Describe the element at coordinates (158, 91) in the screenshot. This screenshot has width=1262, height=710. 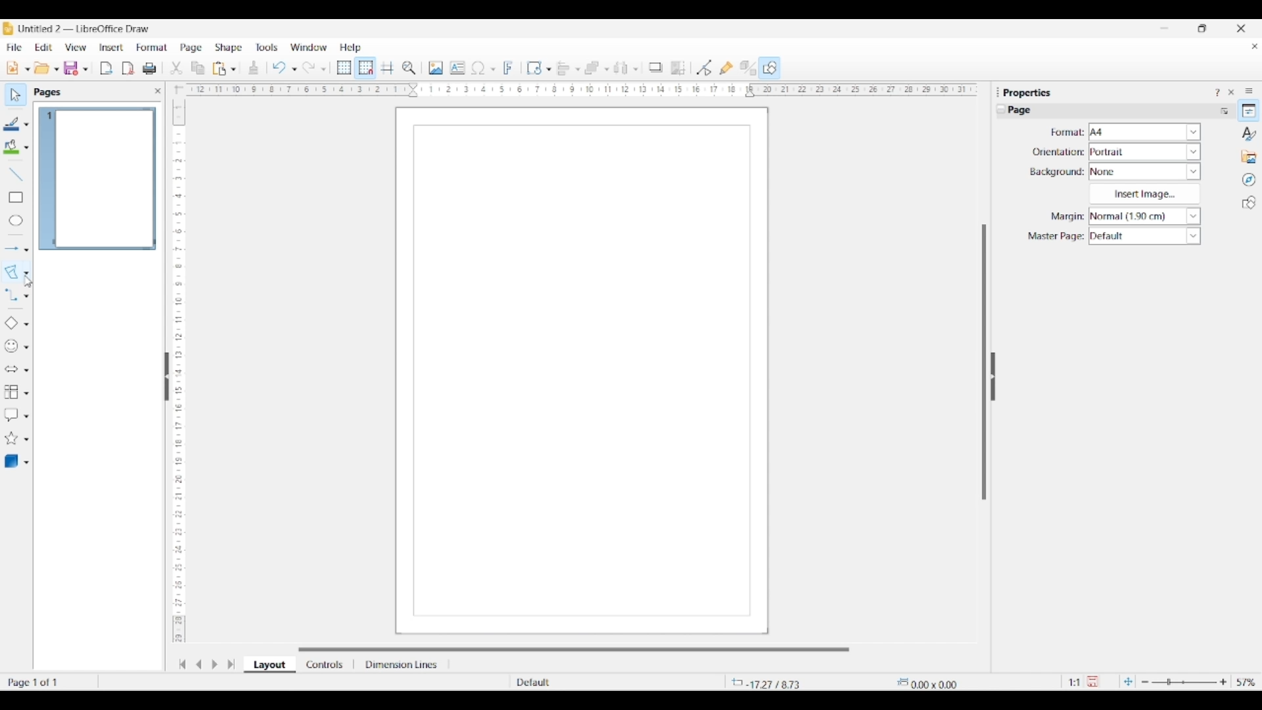
I see `Close left sidebar` at that location.